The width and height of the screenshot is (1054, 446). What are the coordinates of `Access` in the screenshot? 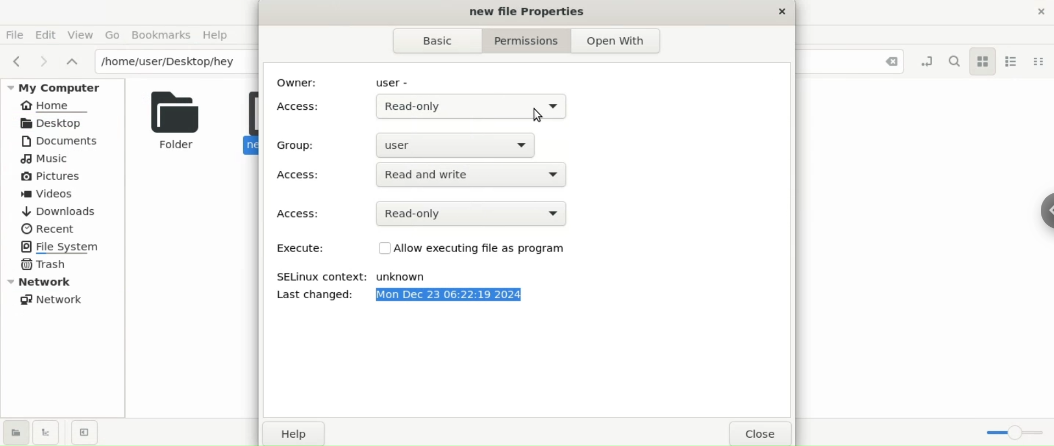 It's located at (299, 214).